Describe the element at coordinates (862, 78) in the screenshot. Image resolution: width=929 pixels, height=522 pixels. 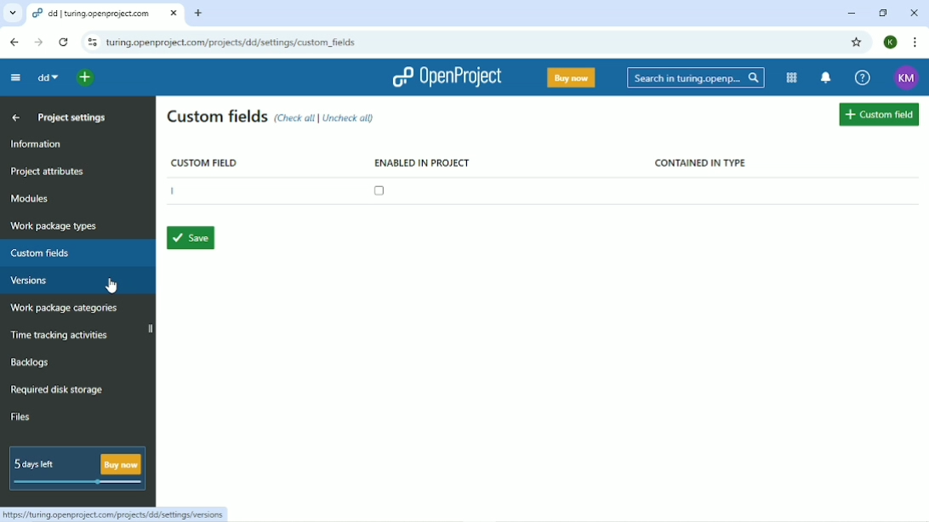
I see `Help` at that location.